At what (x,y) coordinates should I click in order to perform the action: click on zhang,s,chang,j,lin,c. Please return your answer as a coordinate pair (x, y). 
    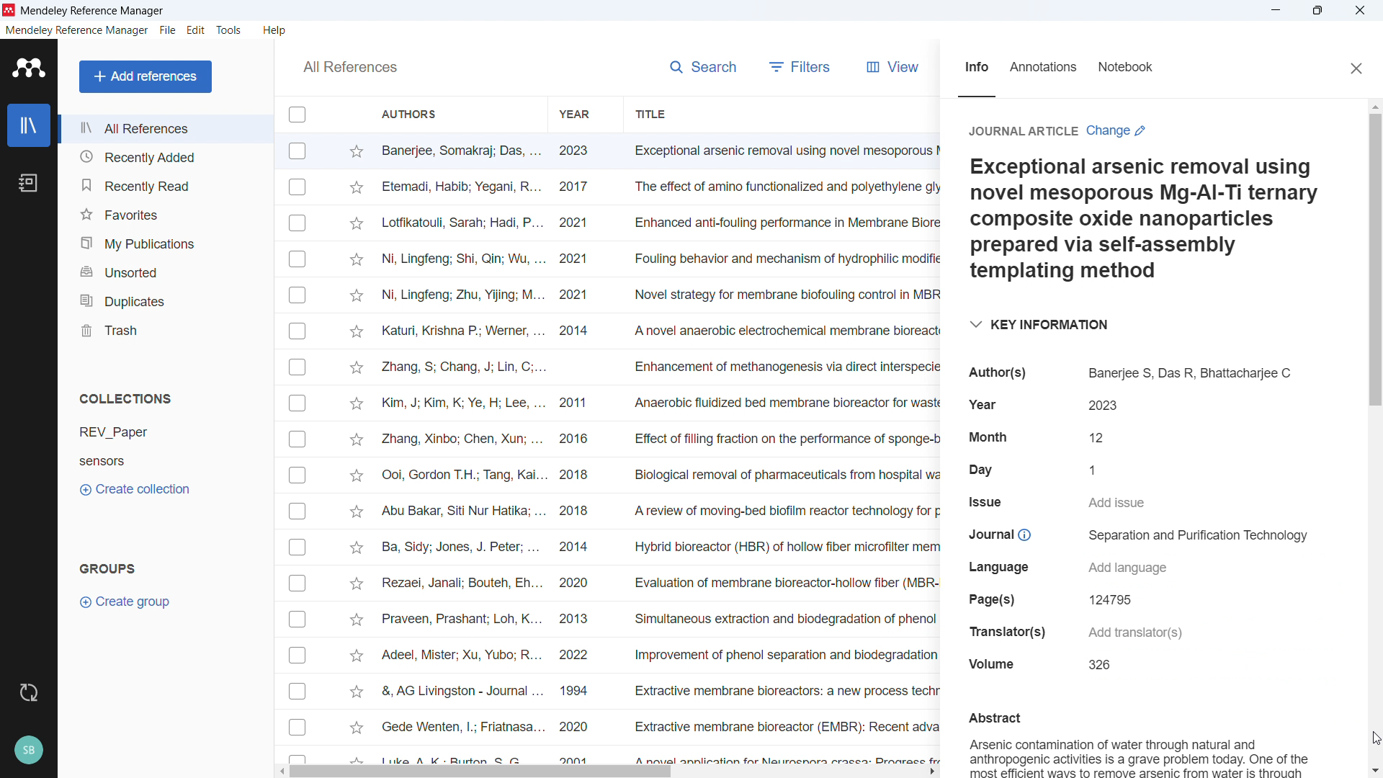
    Looking at the image, I should click on (464, 367).